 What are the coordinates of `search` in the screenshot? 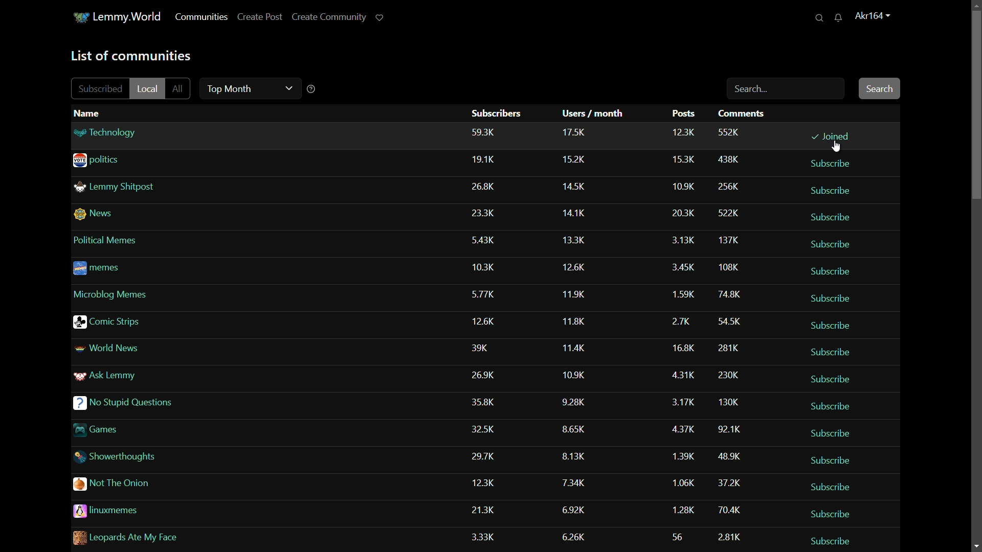 It's located at (820, 18).